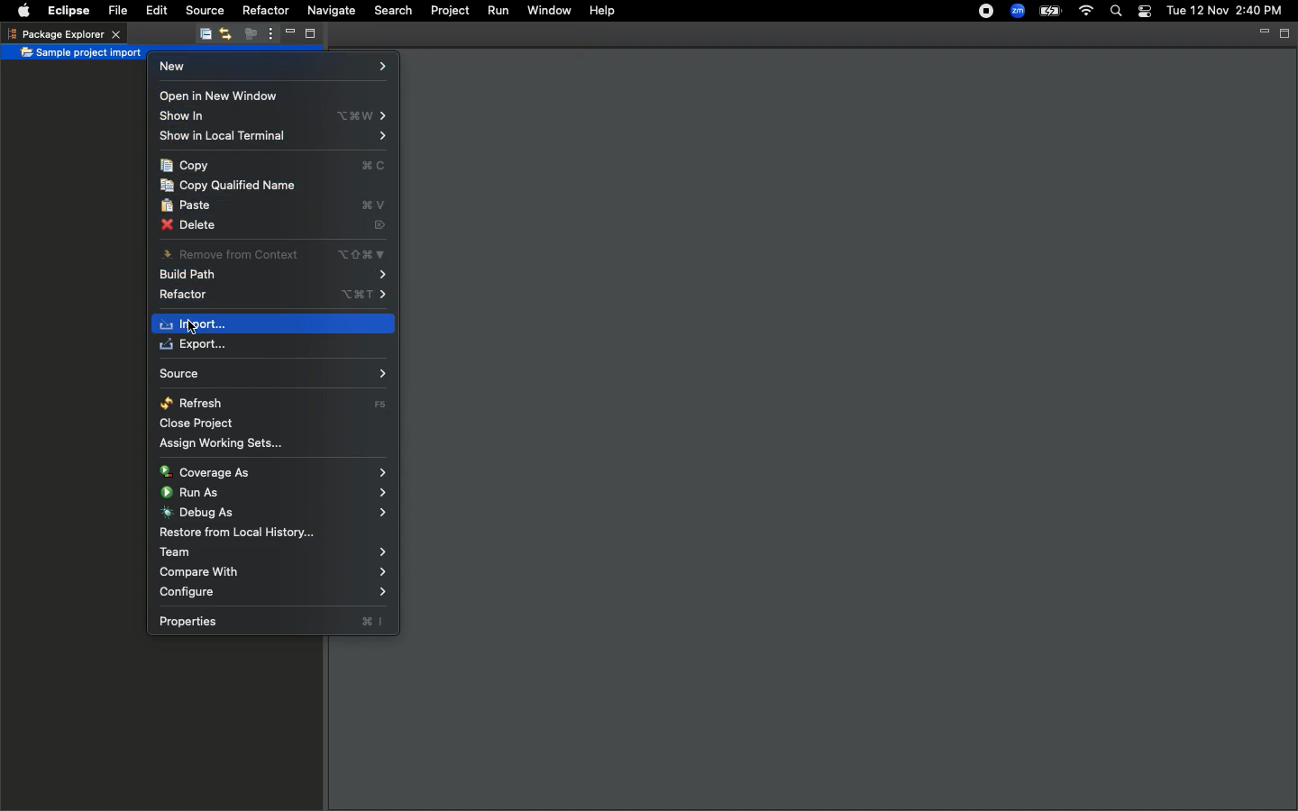 Image resolution: width=1298 pixels, height=811 pixels. I want to click on Package explorer, so click(63, 33).